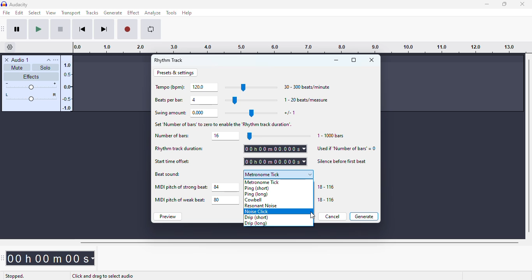 This screenshot has width=532, height=280. Describe the element at coordinates (103, 276) in the screenshot. I see `click and drag to select audio` at that location.